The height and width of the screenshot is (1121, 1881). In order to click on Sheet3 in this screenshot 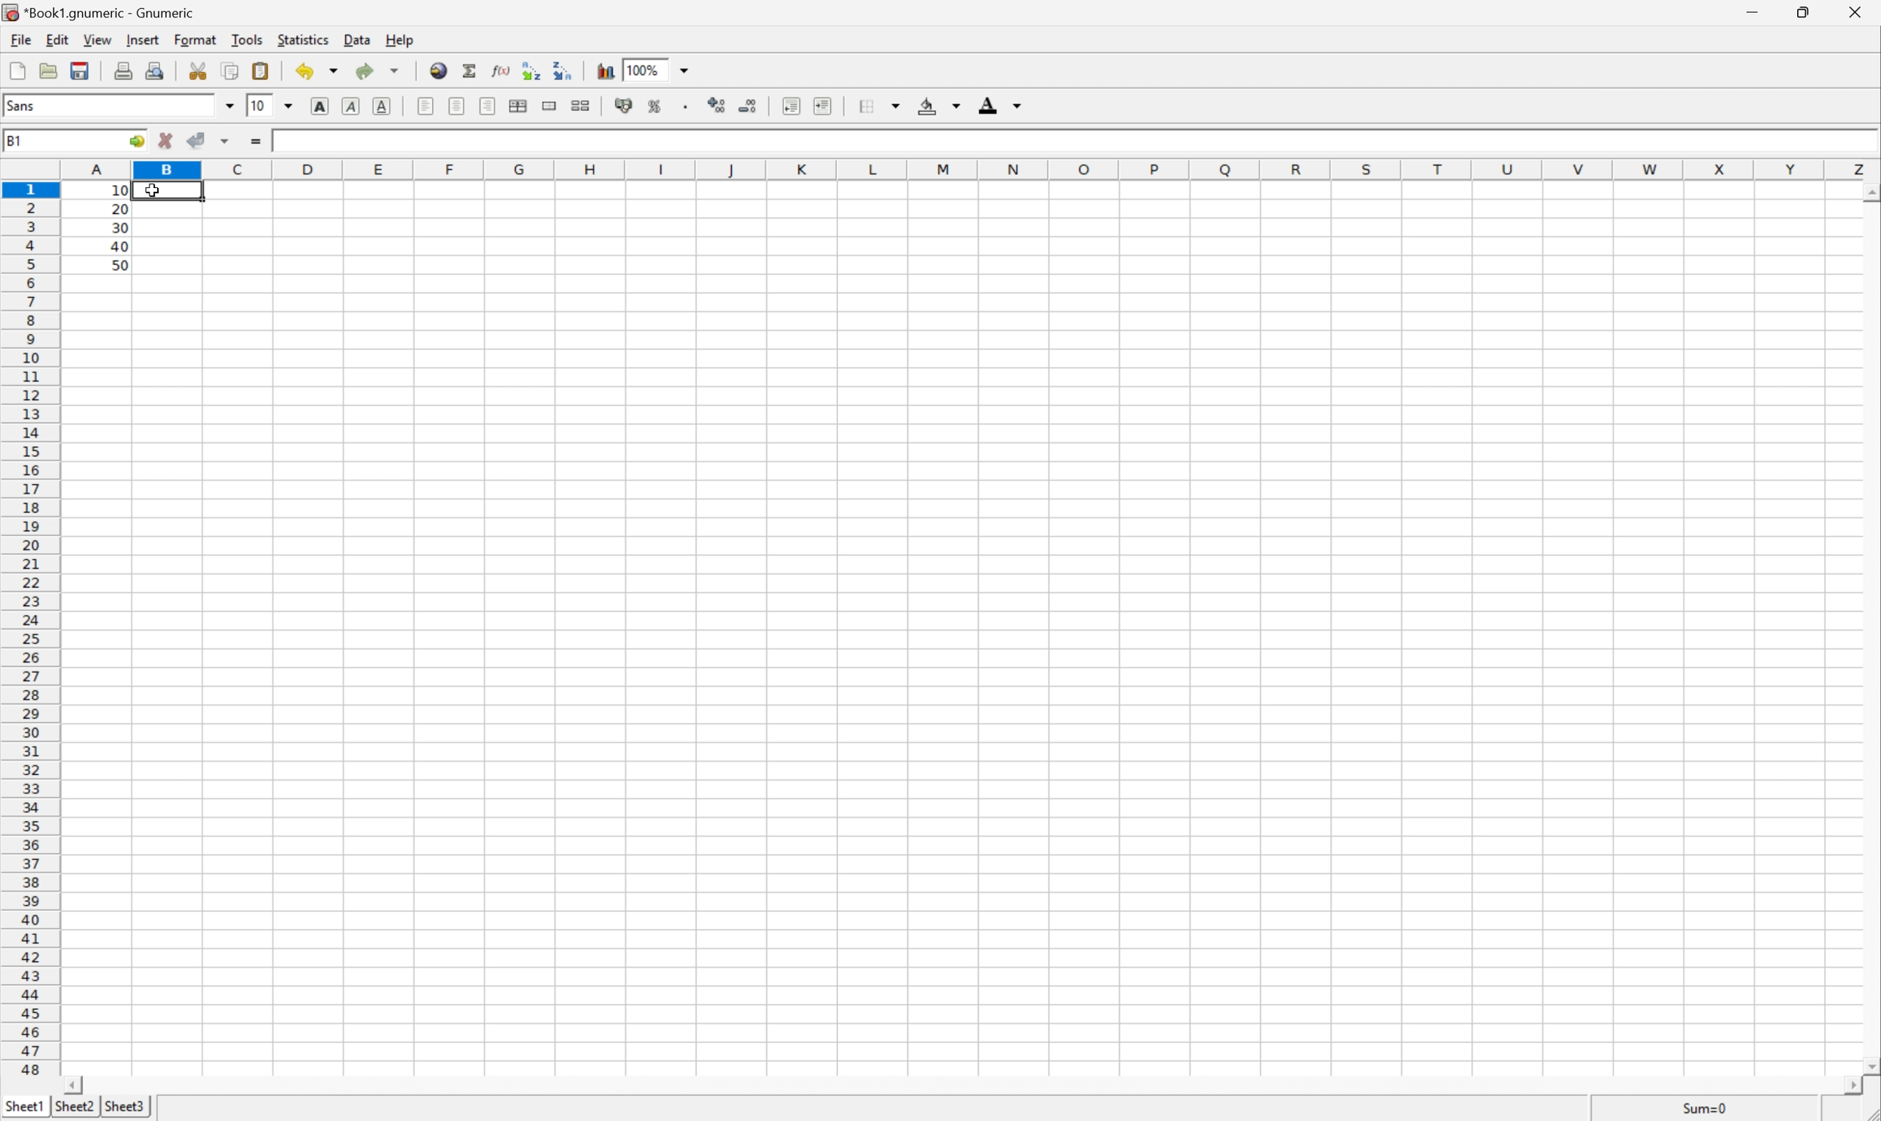, I will do `click(125, 1107)`.